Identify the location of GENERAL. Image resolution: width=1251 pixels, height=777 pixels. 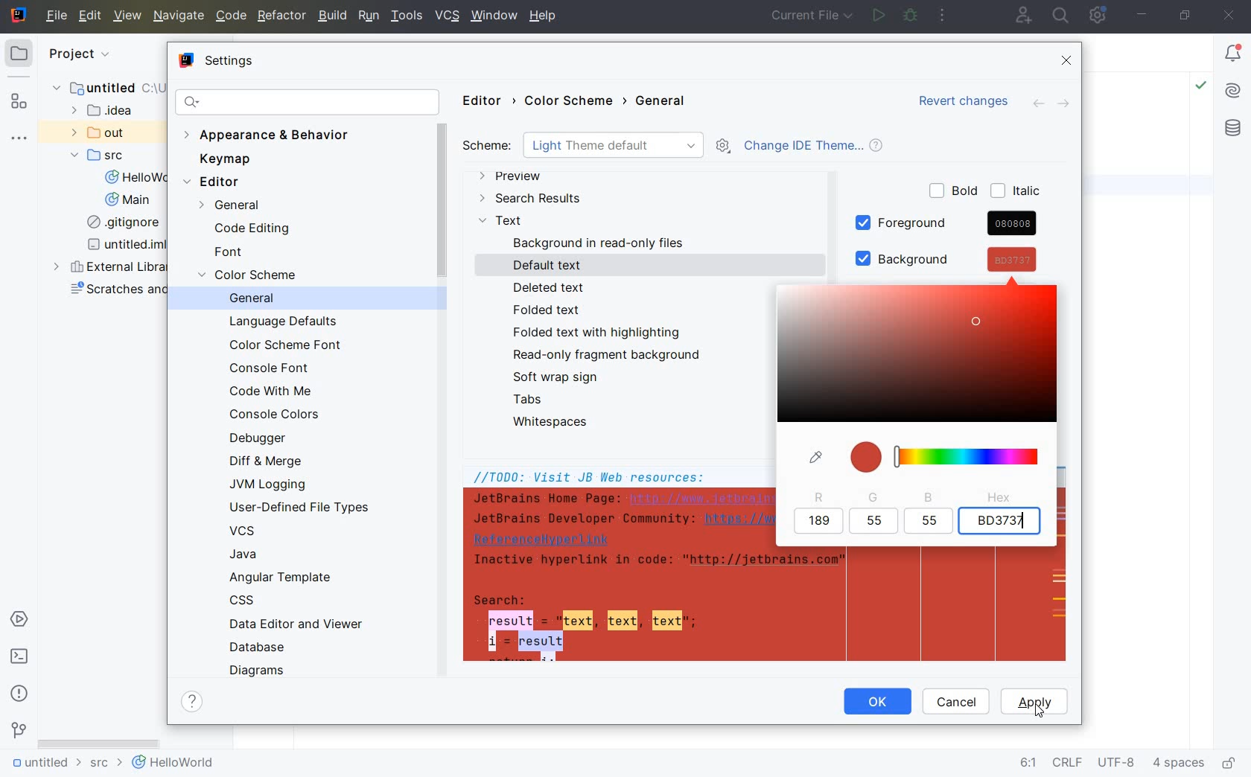
(665, 103).